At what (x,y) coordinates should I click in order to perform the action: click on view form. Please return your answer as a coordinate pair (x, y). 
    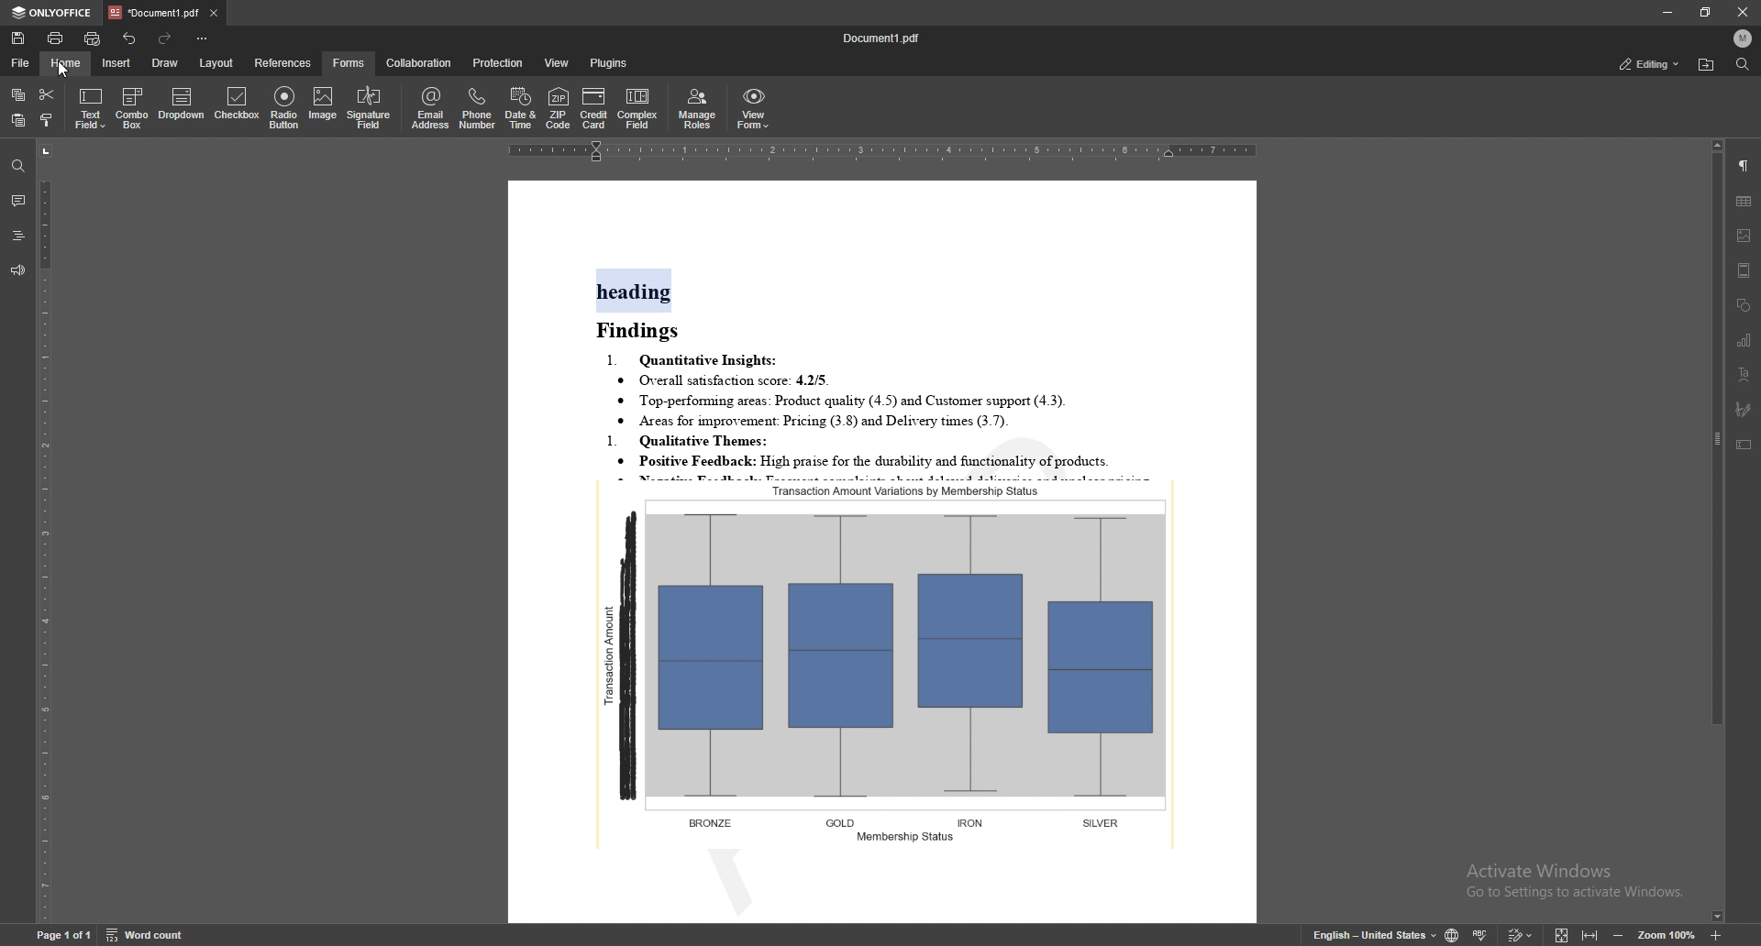
    Looking at the image, I should click on (753, 109).